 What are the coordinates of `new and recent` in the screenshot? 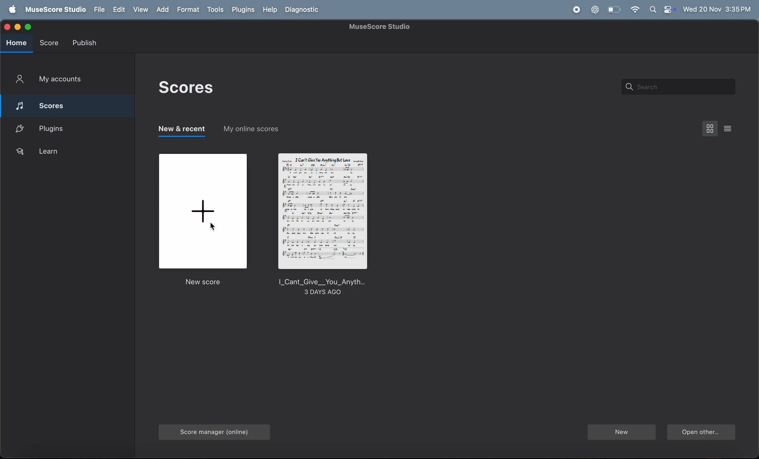 It's located at (181, 131).